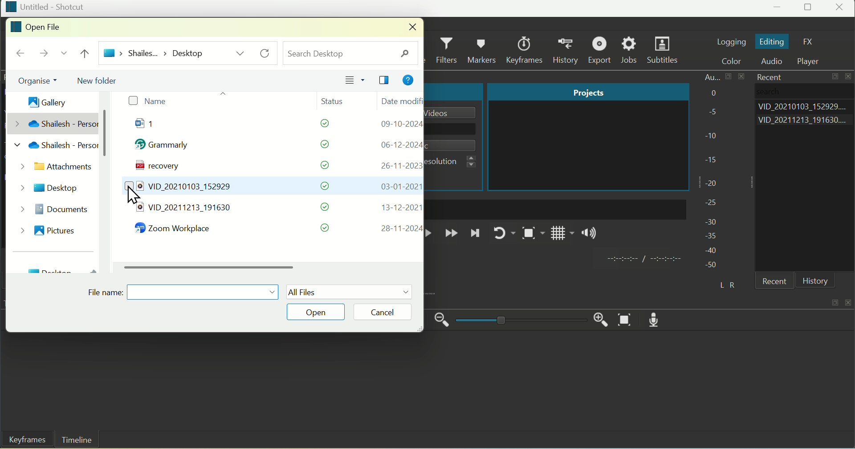  What do you see at coordinates (410, 28) in the screenshot?
I see `close` at bounding box center [410, 28].